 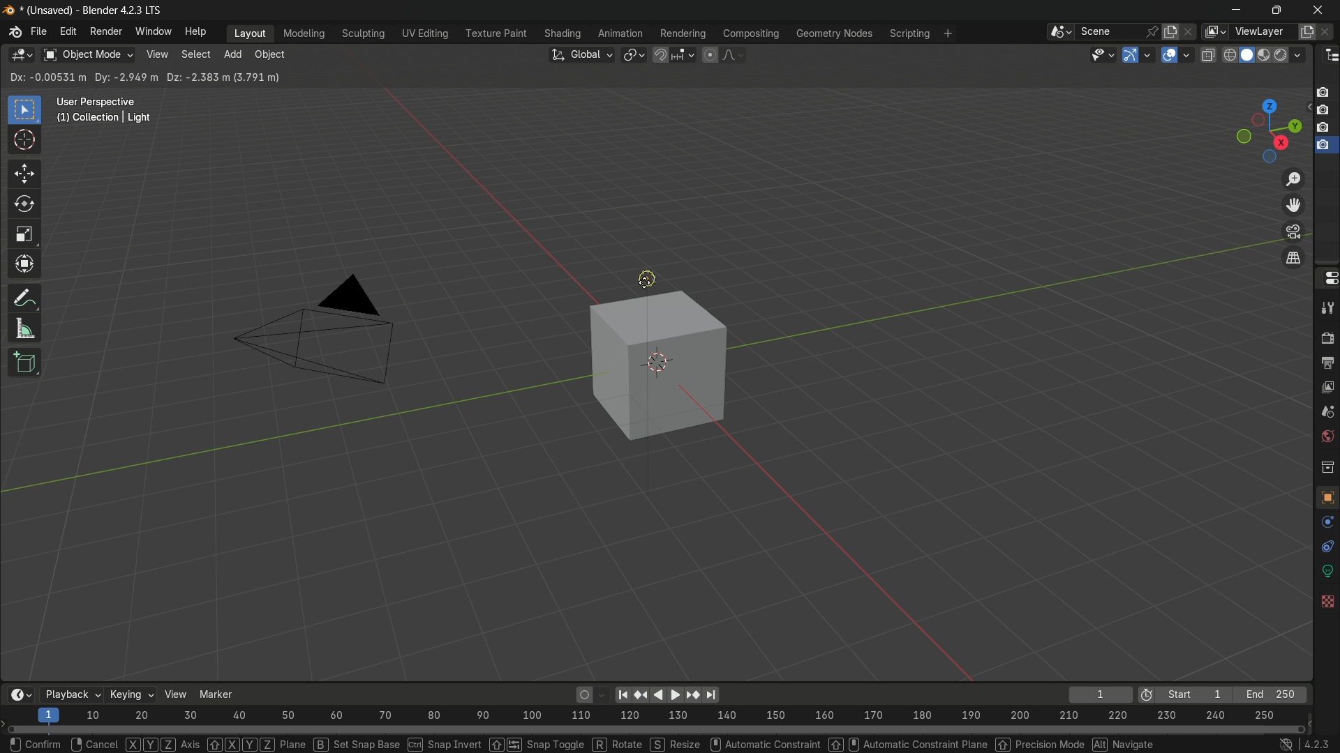 I want to click on tools, so click(x=1327, y=310).